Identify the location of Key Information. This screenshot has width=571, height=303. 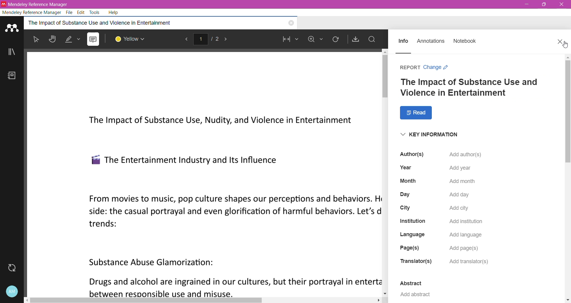
(437, 135).